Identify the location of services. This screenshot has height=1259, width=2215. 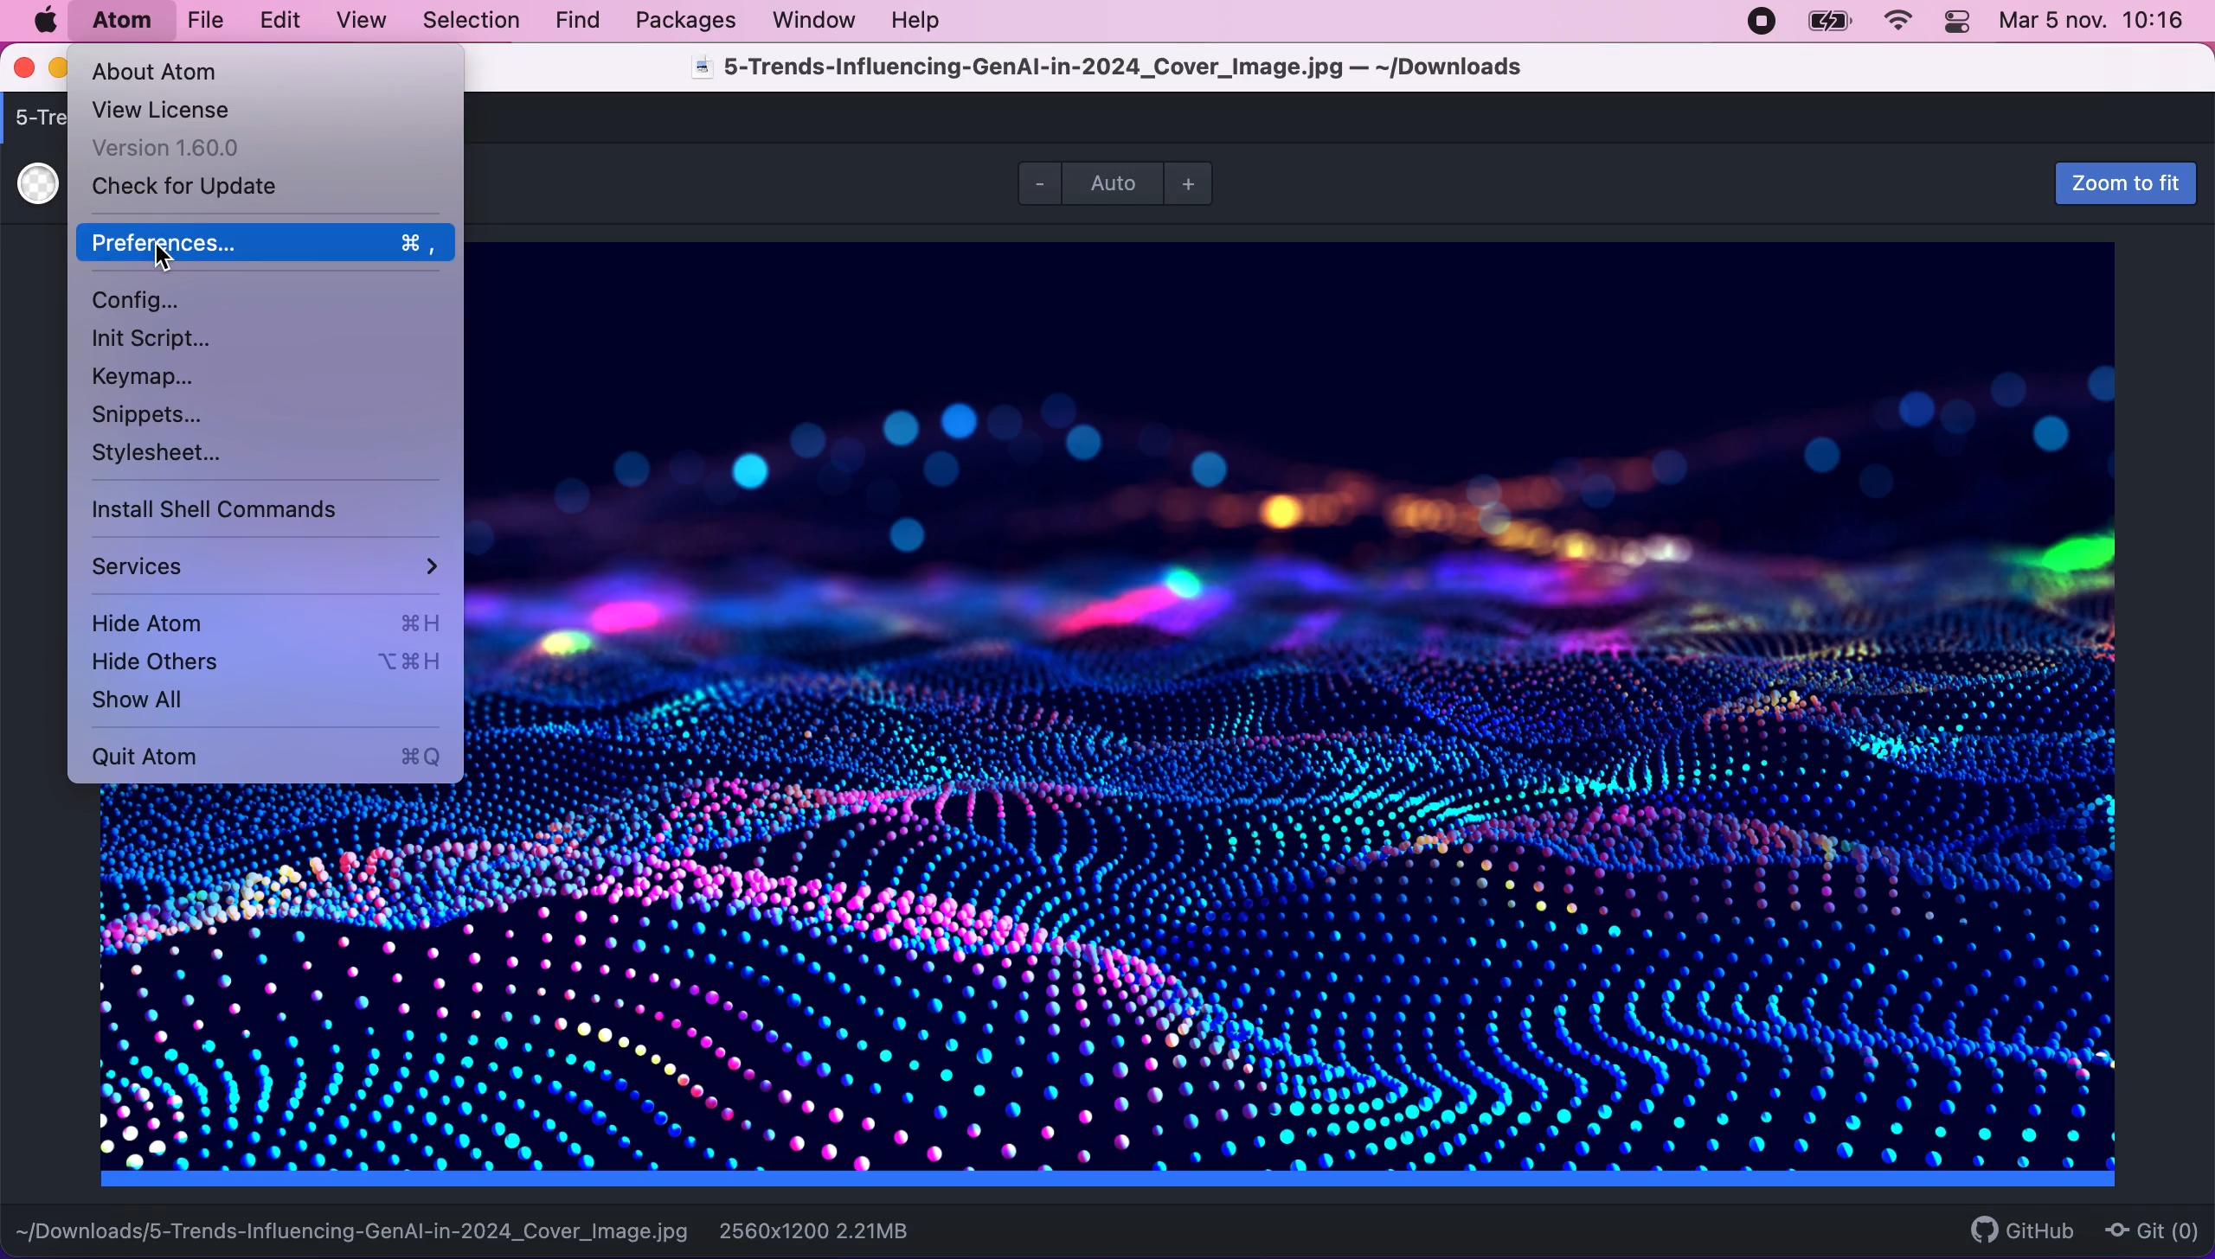
(265, 563).